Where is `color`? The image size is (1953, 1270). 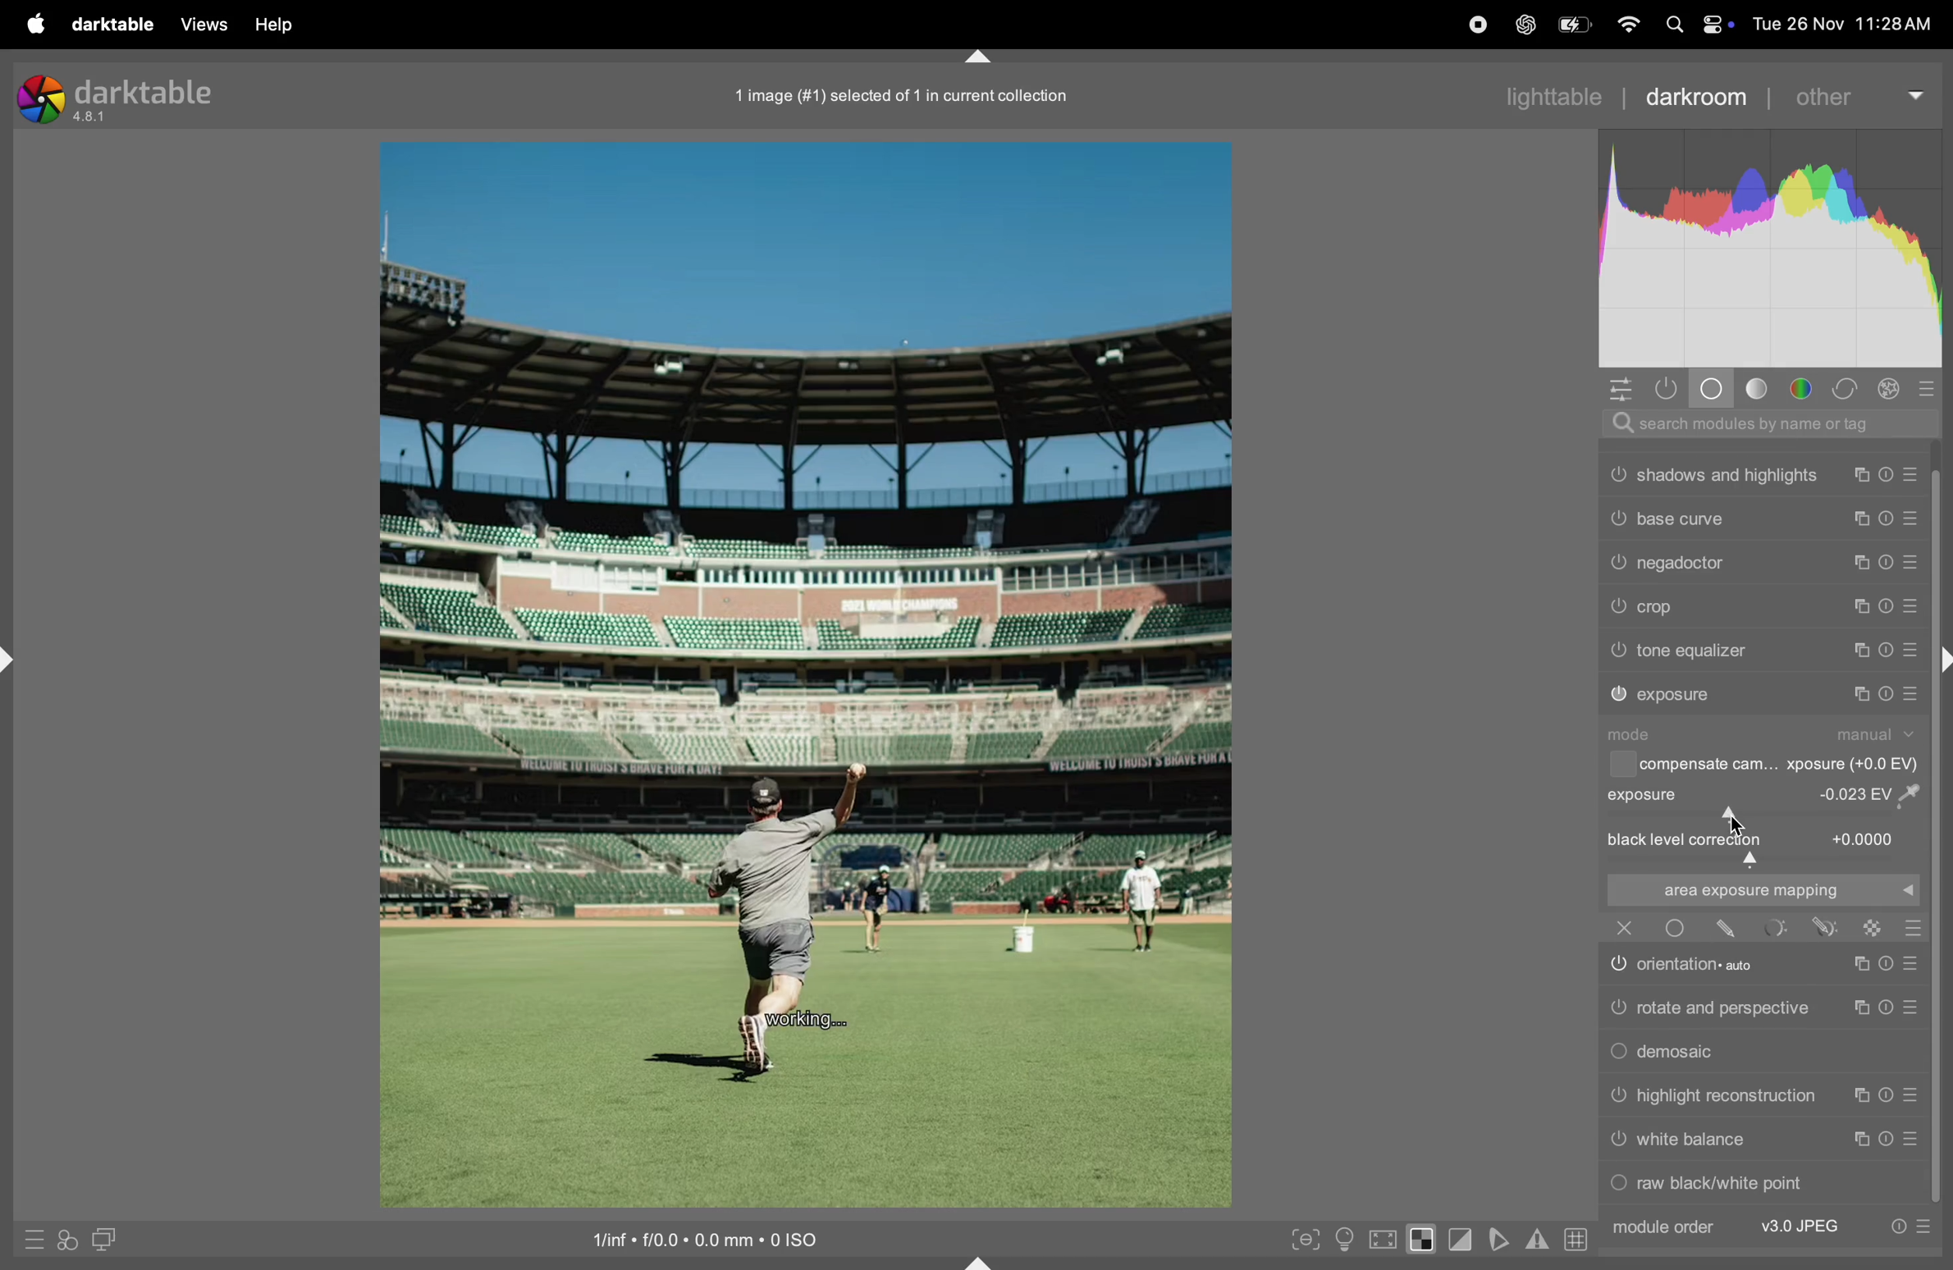 color is located at coordinates (1804, 389).